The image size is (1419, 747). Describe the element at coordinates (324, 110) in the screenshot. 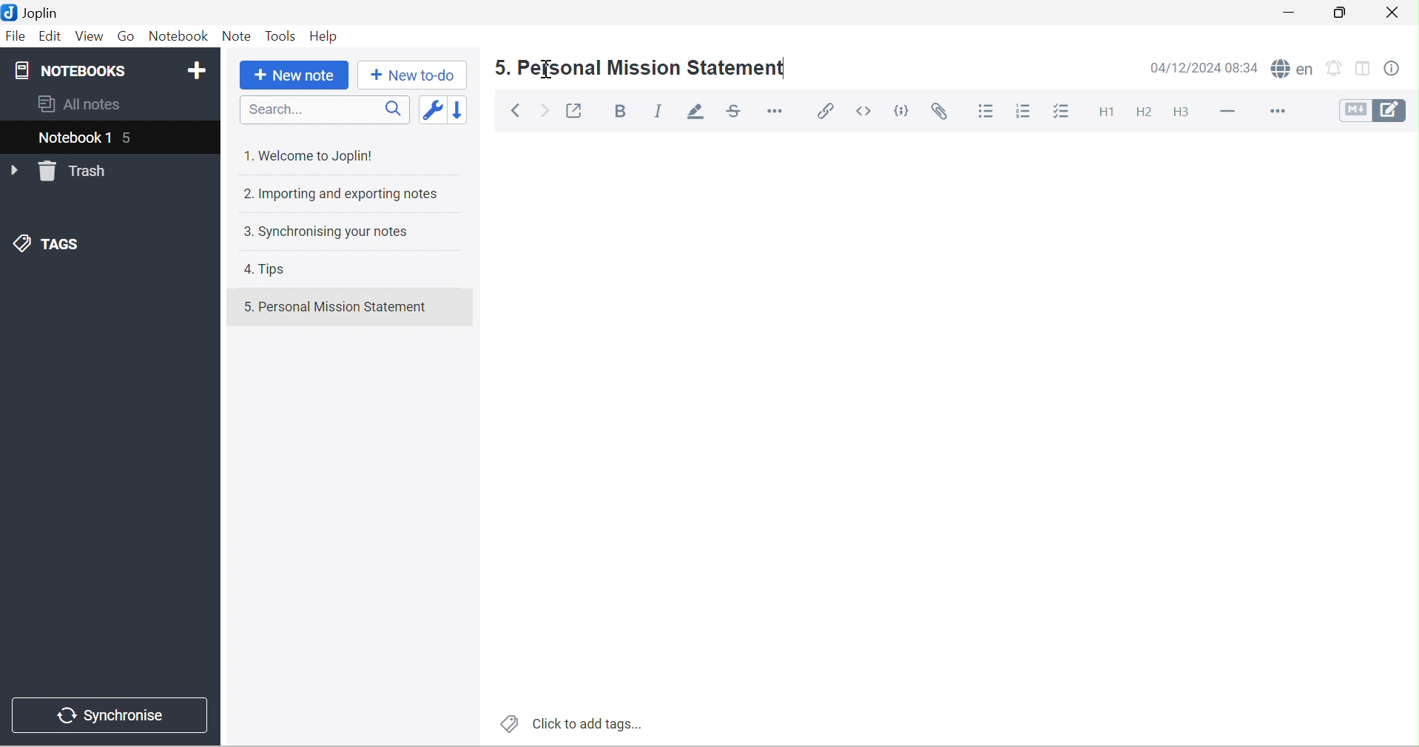

I see `Search` at that location.